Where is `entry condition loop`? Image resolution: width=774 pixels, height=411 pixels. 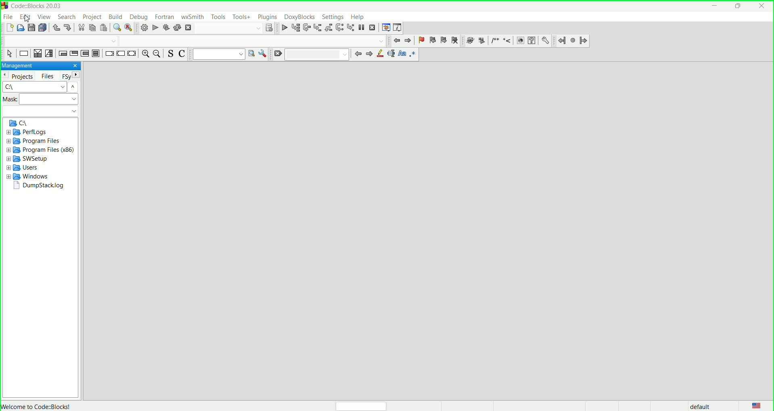 entry condition loop is located at coordinates (63, 53).